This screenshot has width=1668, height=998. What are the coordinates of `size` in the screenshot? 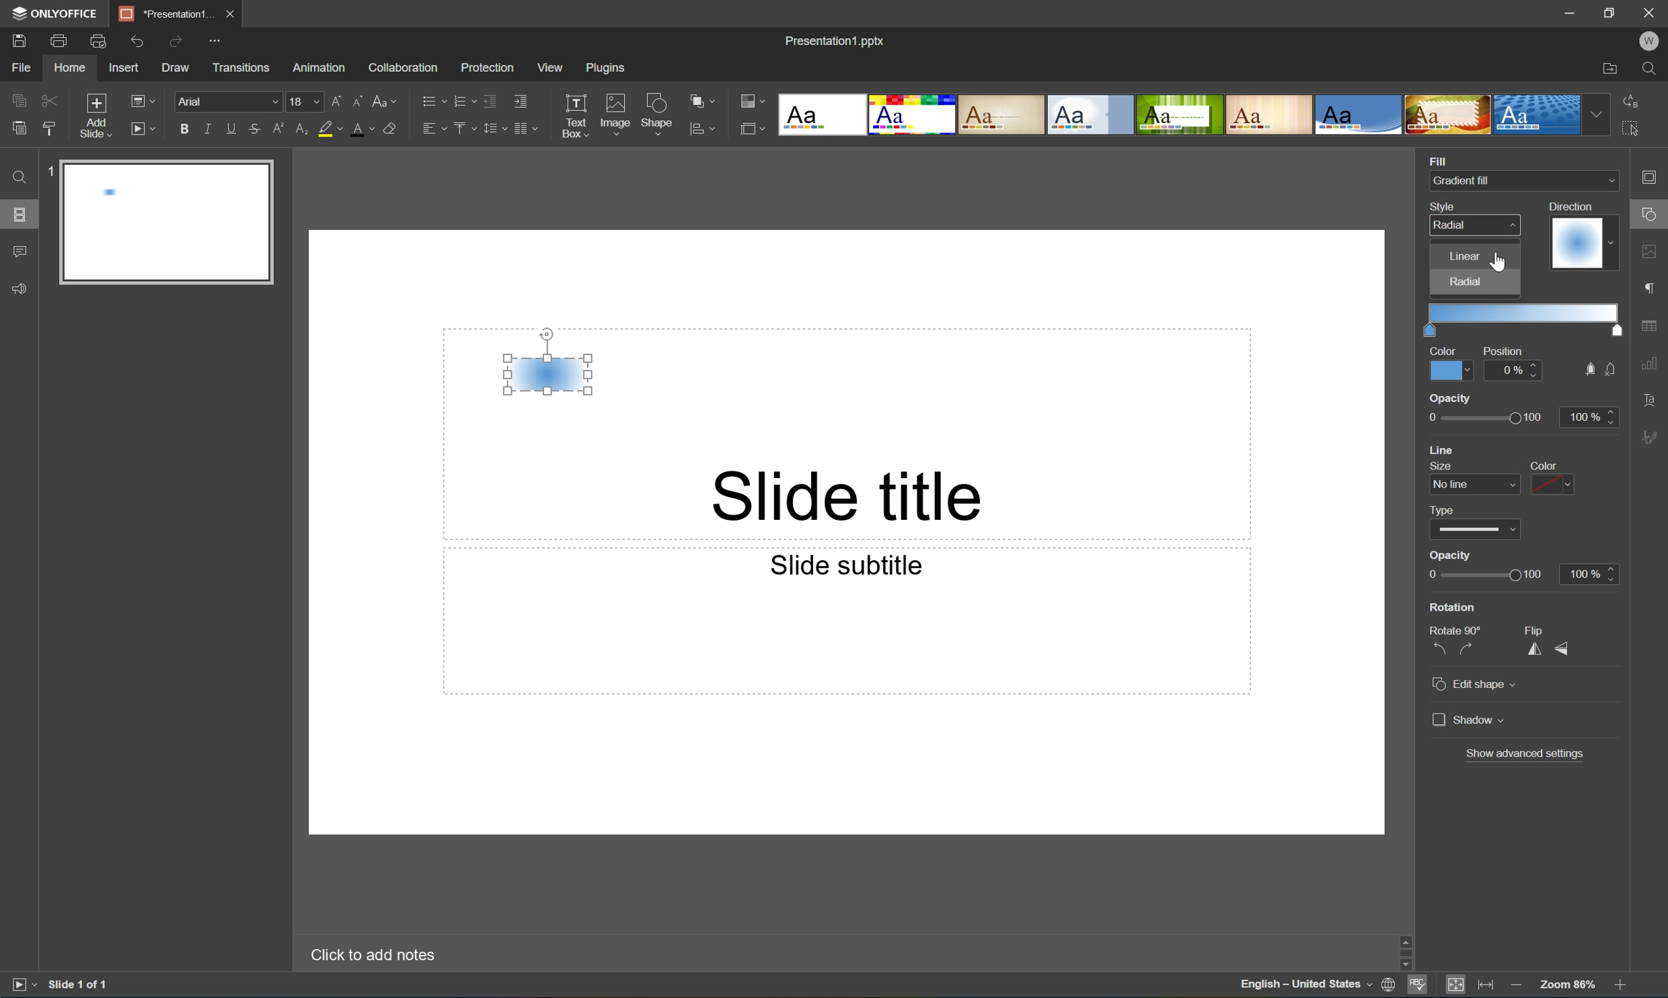 It's located at (1438, 465).